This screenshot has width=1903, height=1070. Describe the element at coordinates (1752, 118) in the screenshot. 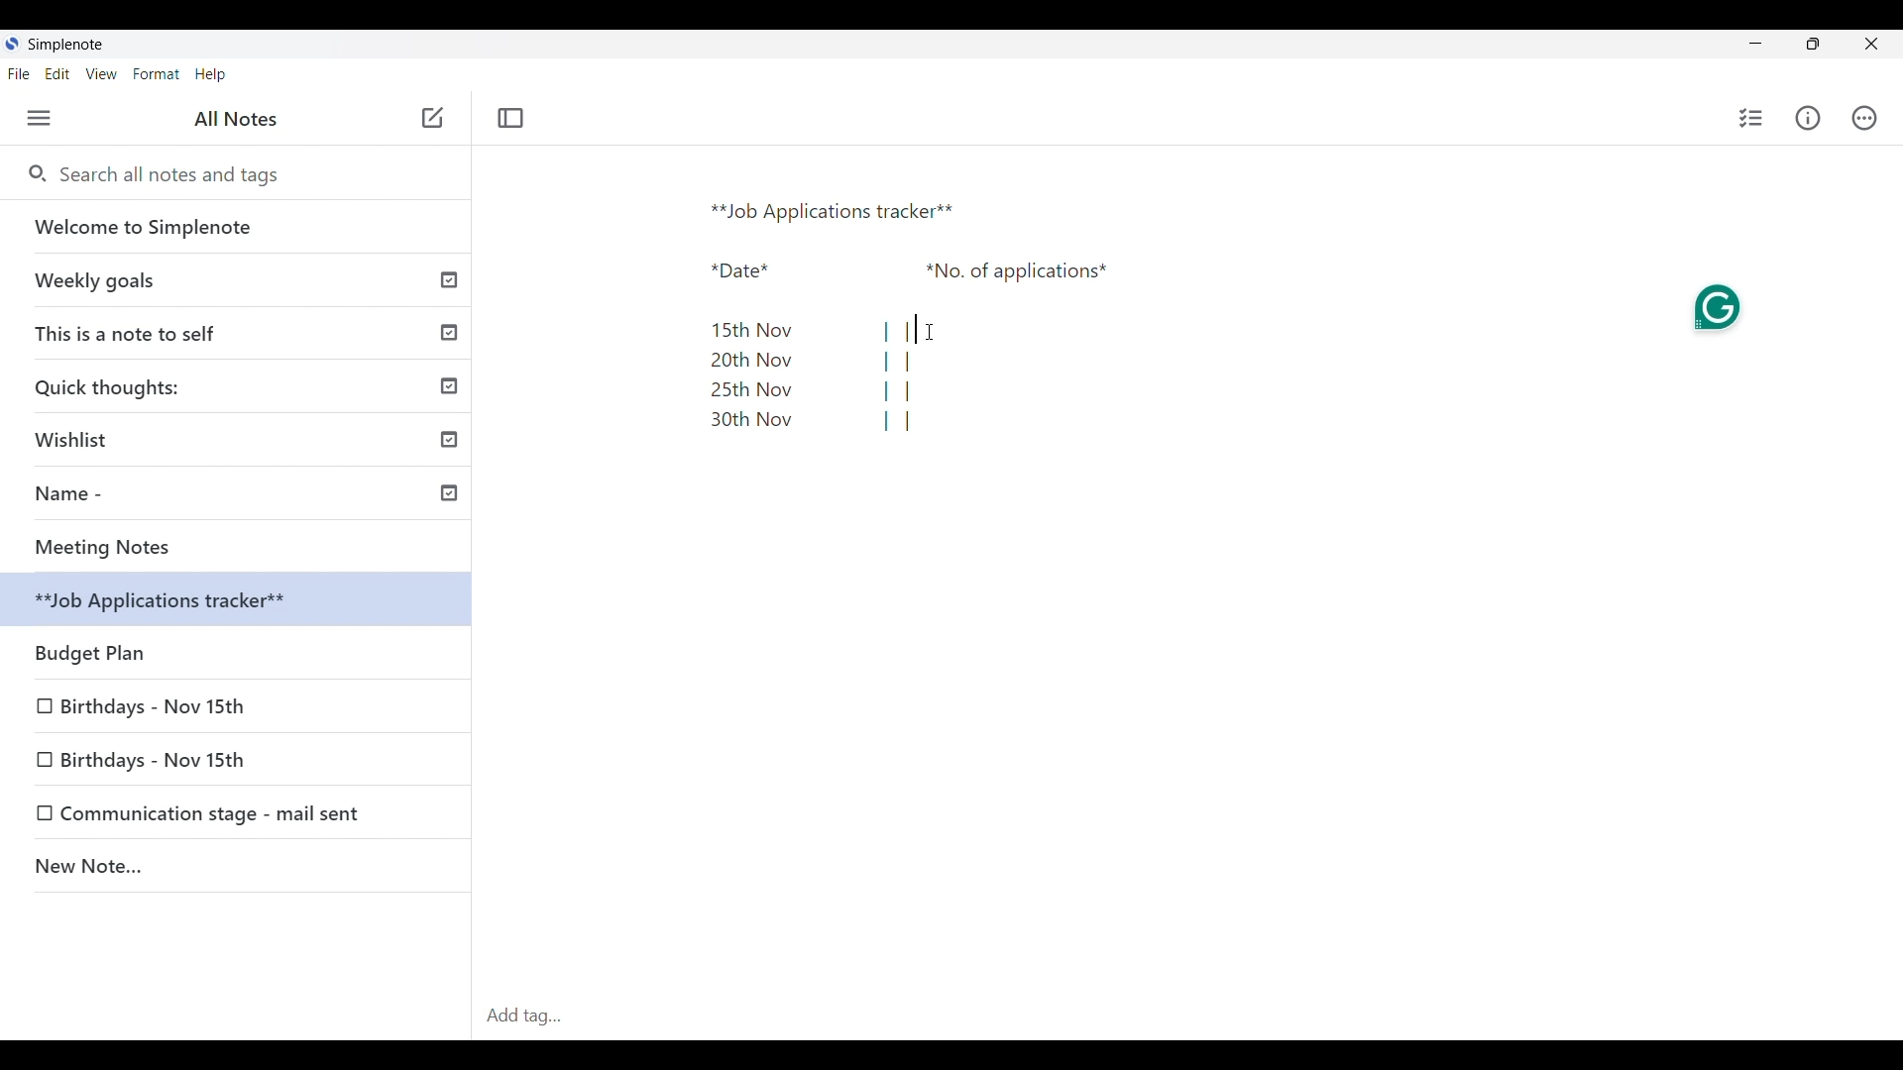

I see `Click to insert checklist` at that location.